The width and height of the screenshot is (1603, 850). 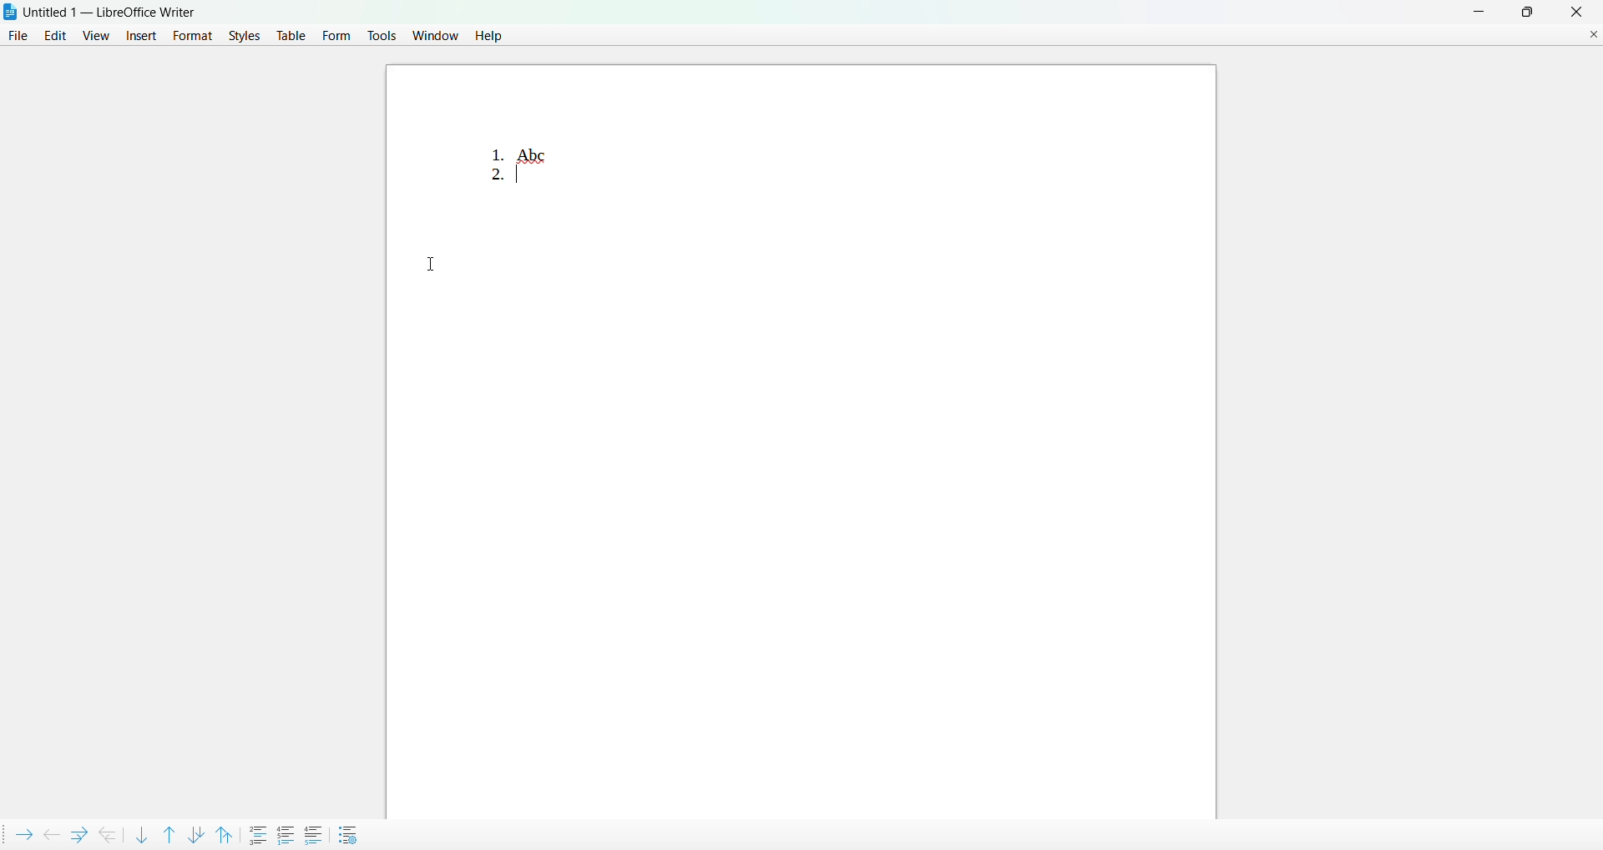 I want to click on move items up with subpoints, so click(x=229, y=833).